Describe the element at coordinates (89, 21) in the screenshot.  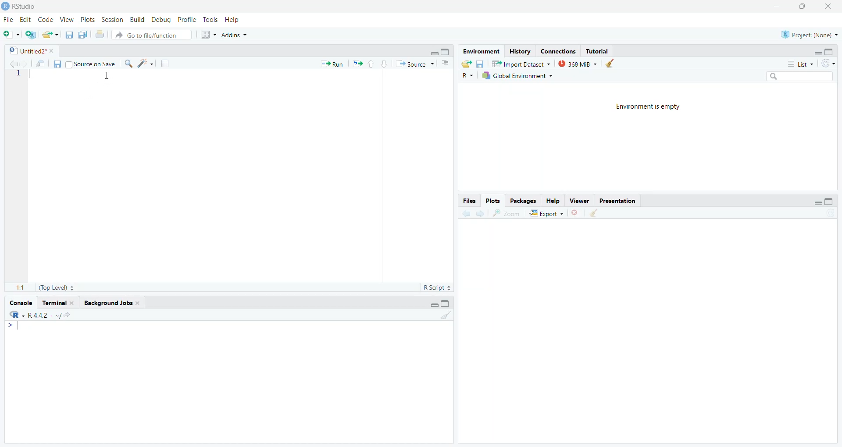
I see `v Plots` at that location.